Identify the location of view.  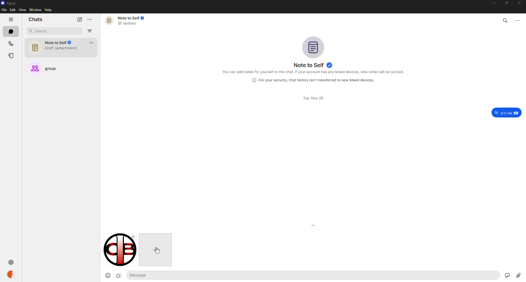
(22, 10).